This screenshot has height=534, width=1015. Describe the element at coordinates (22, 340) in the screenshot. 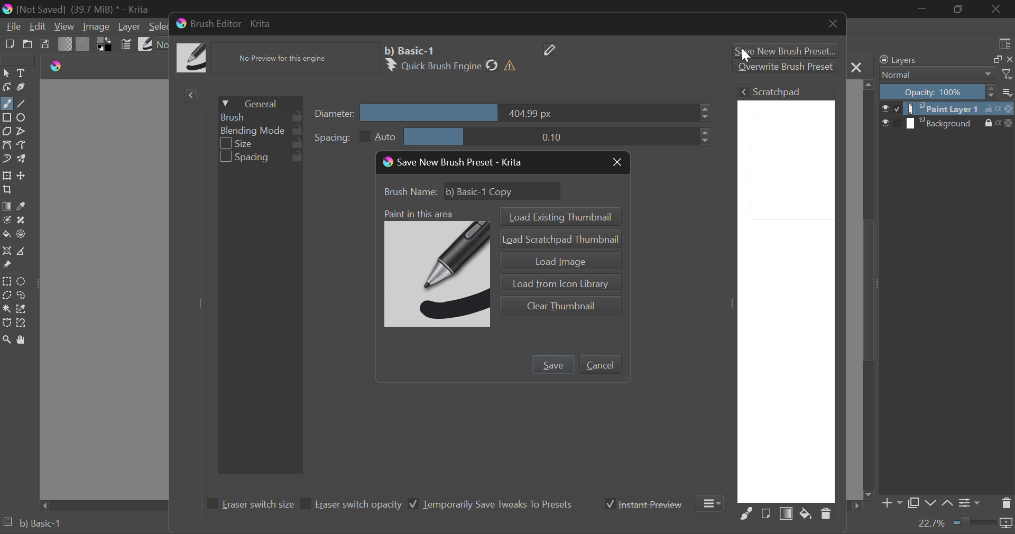

I see `Pan` at that location.